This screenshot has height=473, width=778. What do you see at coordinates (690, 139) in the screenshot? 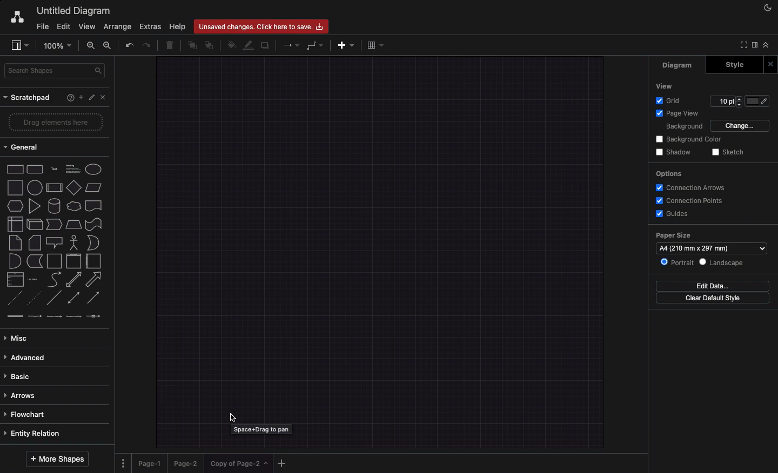
I see `Background color` at bounding box center [690, 139].